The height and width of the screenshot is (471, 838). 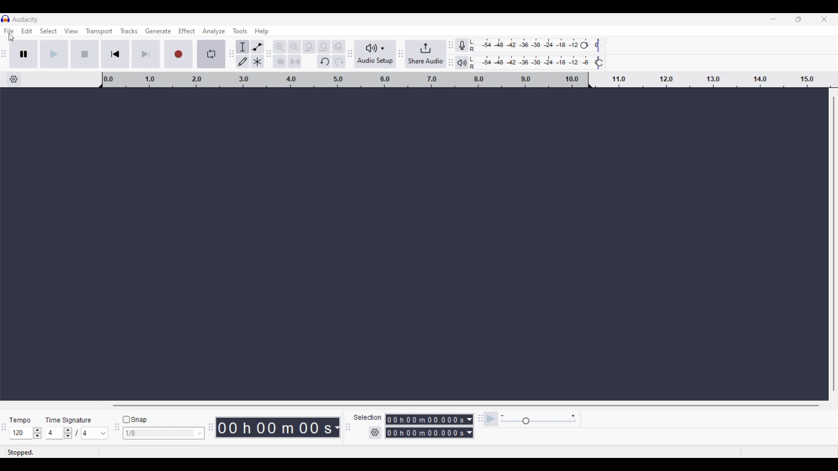 What do you see at coordinates (54, 54) in the screenshot?
I see `Play` at bounding box center [54, 54].